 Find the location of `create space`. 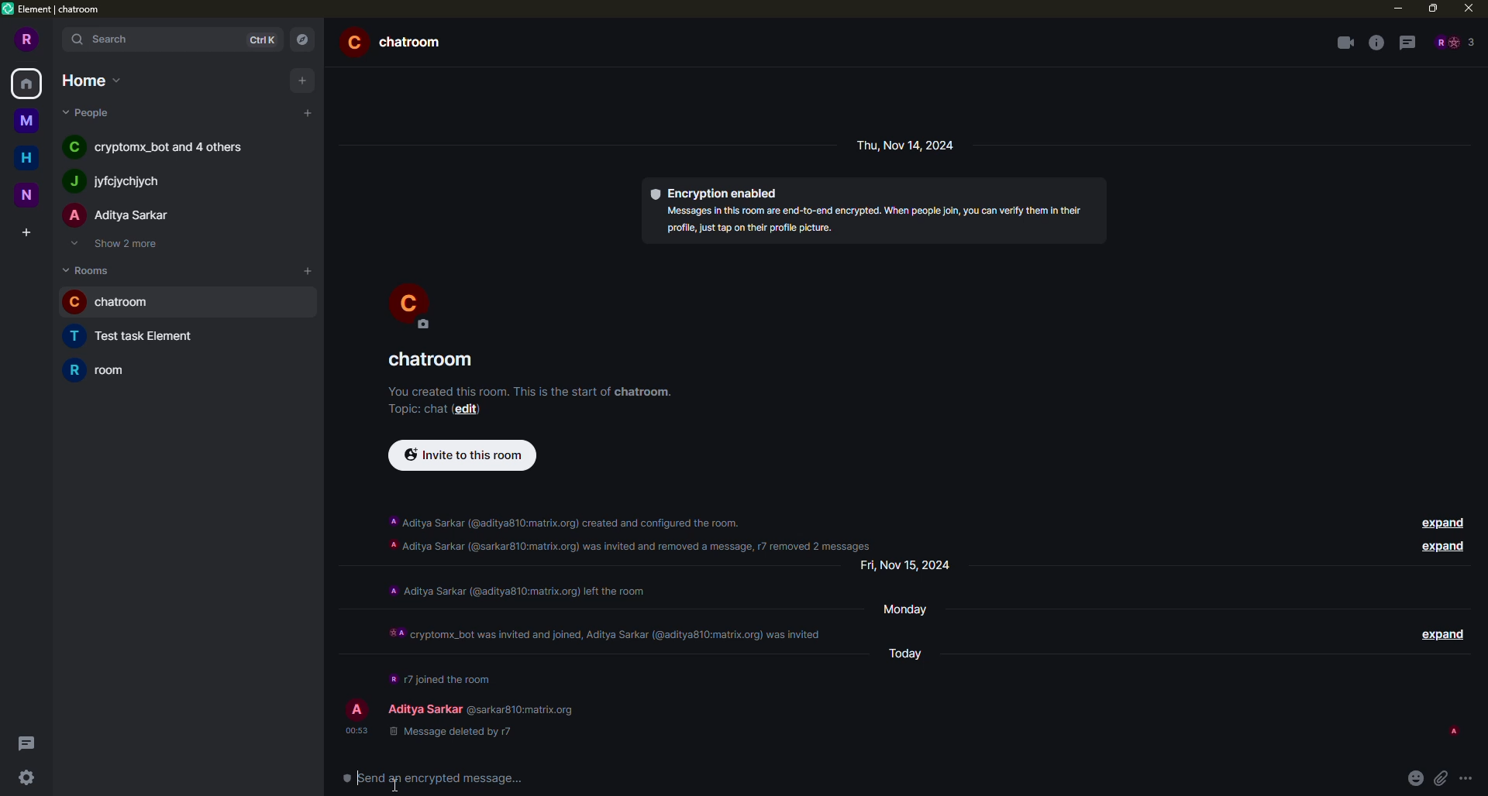

create space is located at coordinates (23, 232).